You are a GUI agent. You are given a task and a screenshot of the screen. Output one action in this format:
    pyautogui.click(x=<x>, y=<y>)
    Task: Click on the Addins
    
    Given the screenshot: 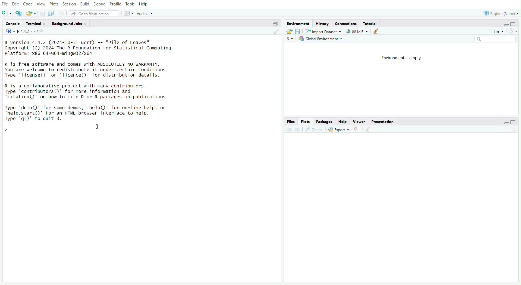 What is the action you would take?
    pyautogui.click(x=147, y=13)
    